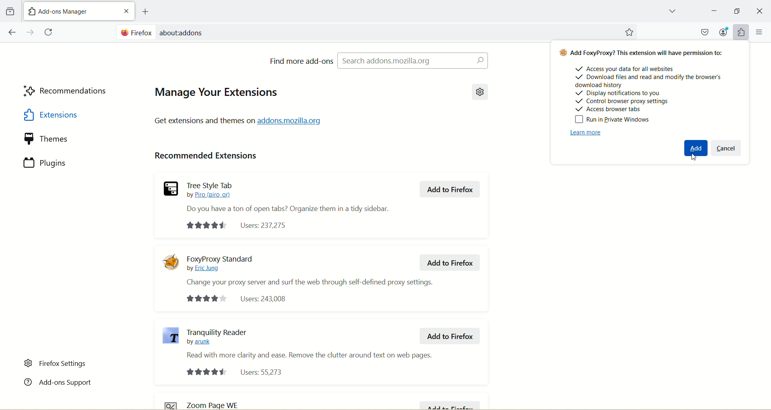  Describe the element at coordinates (694, 156) in the screenshot. I see `Cursor` at that location.